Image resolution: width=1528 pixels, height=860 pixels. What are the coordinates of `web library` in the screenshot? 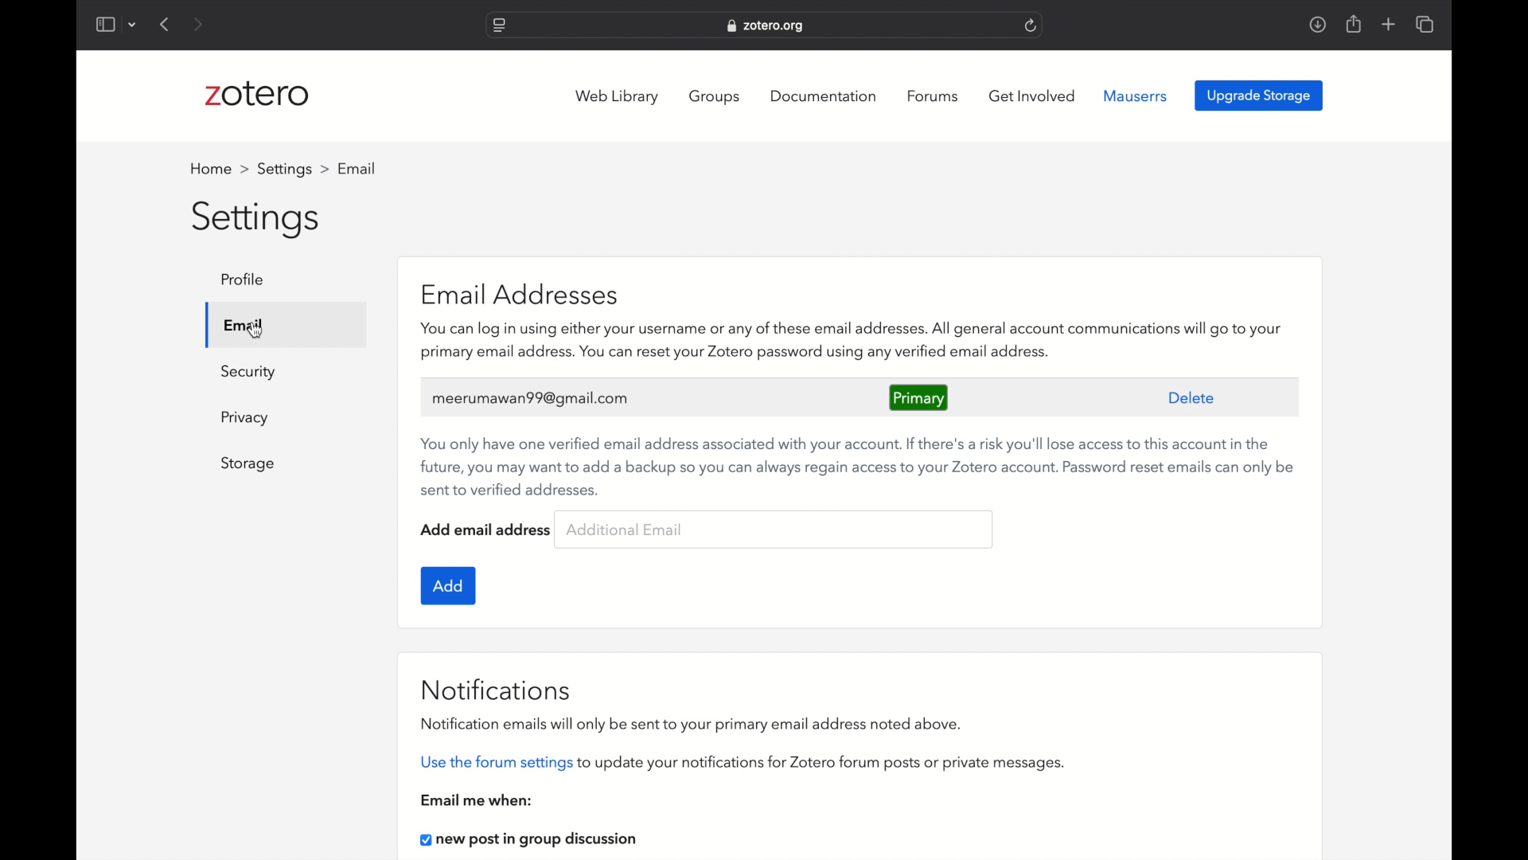 It's located at (619, 97).